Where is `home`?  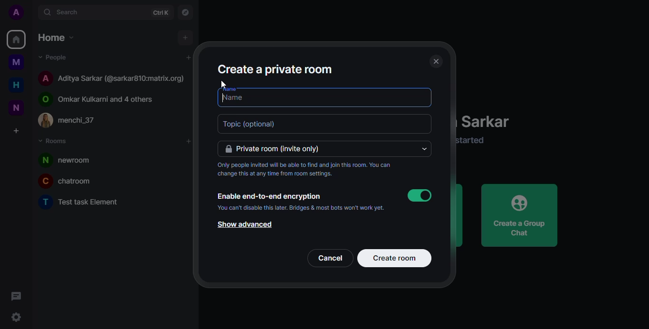
home is located at coordinates (16, 40).